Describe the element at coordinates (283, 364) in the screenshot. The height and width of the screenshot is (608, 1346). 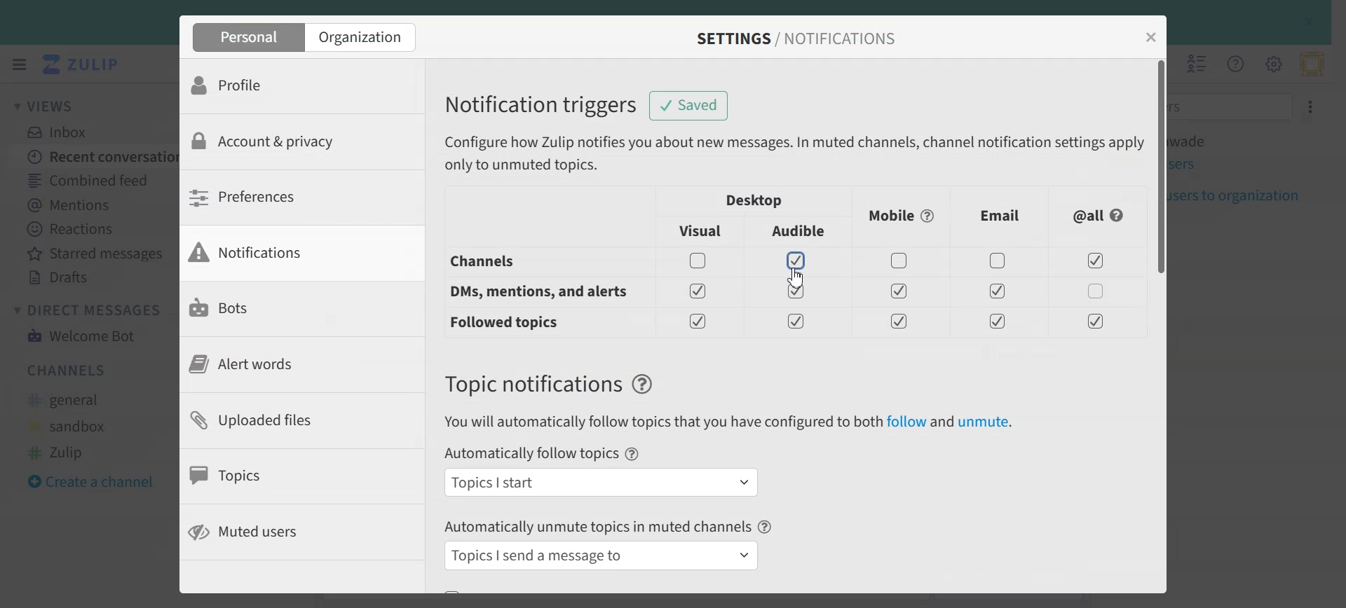
I see `Alert words ` at that location.